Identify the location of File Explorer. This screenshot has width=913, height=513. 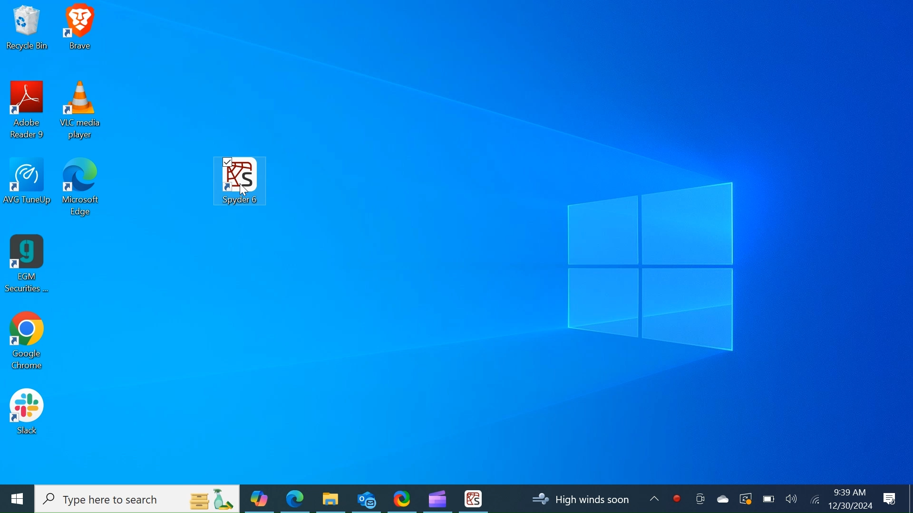
(330, 498).